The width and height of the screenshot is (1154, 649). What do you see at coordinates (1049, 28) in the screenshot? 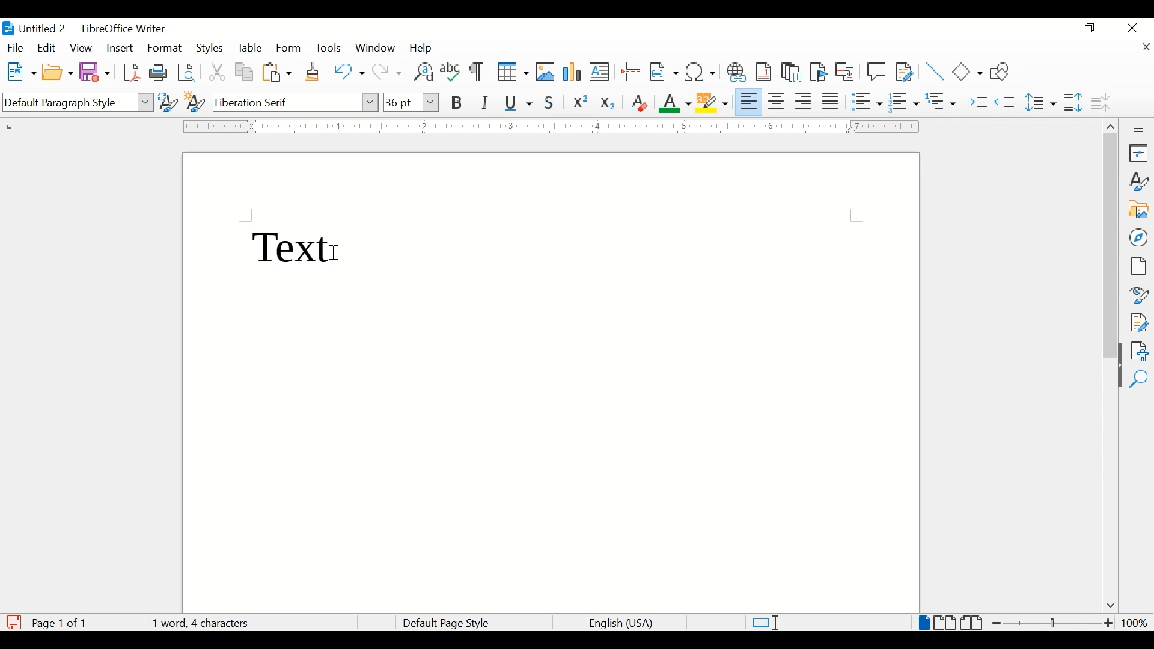
I see `minimize` at bounding box center [1049, 28].